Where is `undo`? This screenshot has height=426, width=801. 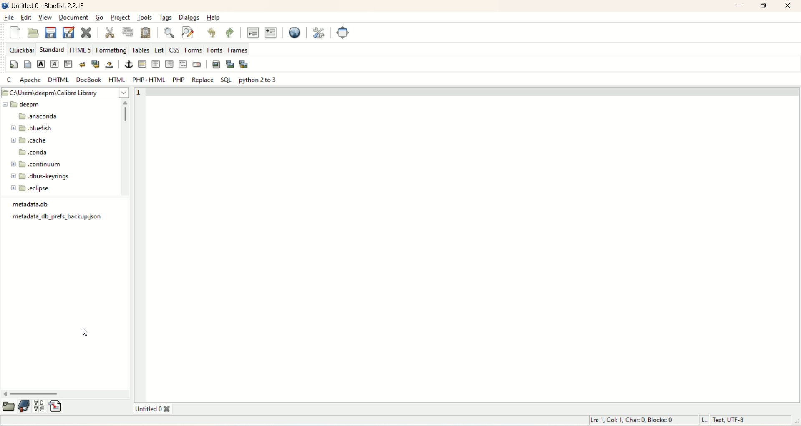
undo is located at coordinates (211, 33).